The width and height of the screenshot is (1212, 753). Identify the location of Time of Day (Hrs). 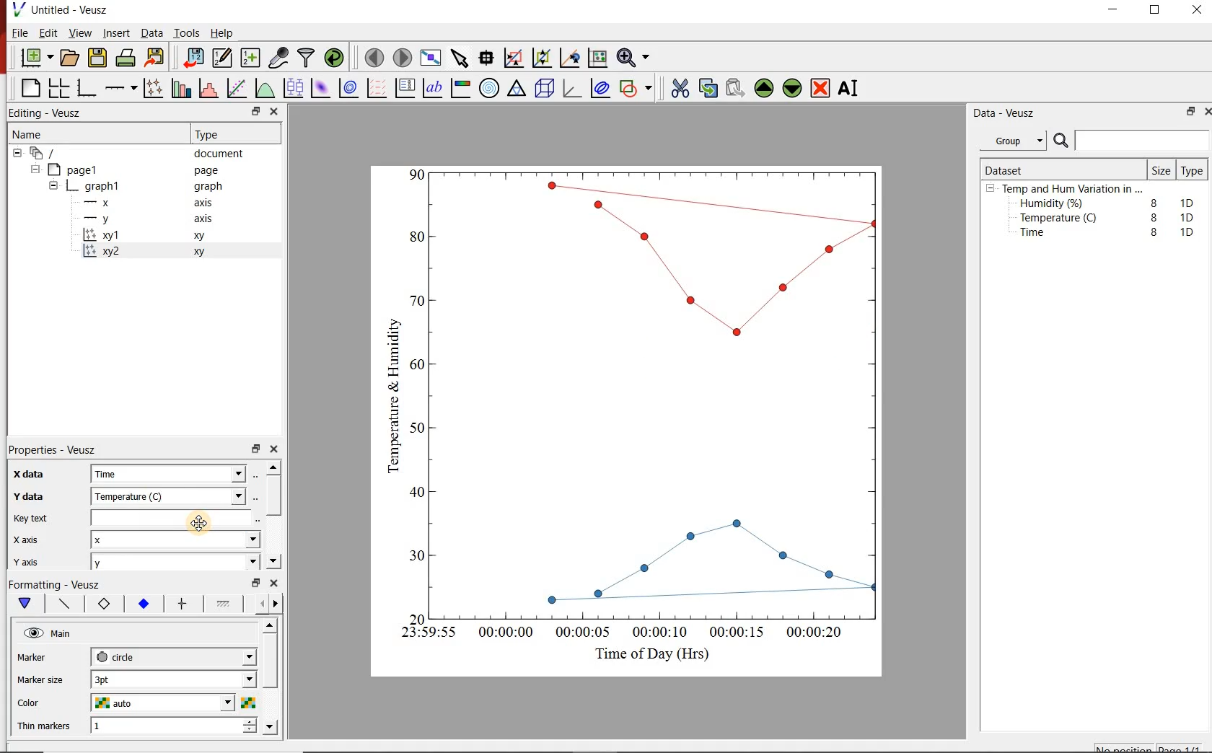
(646, 653).